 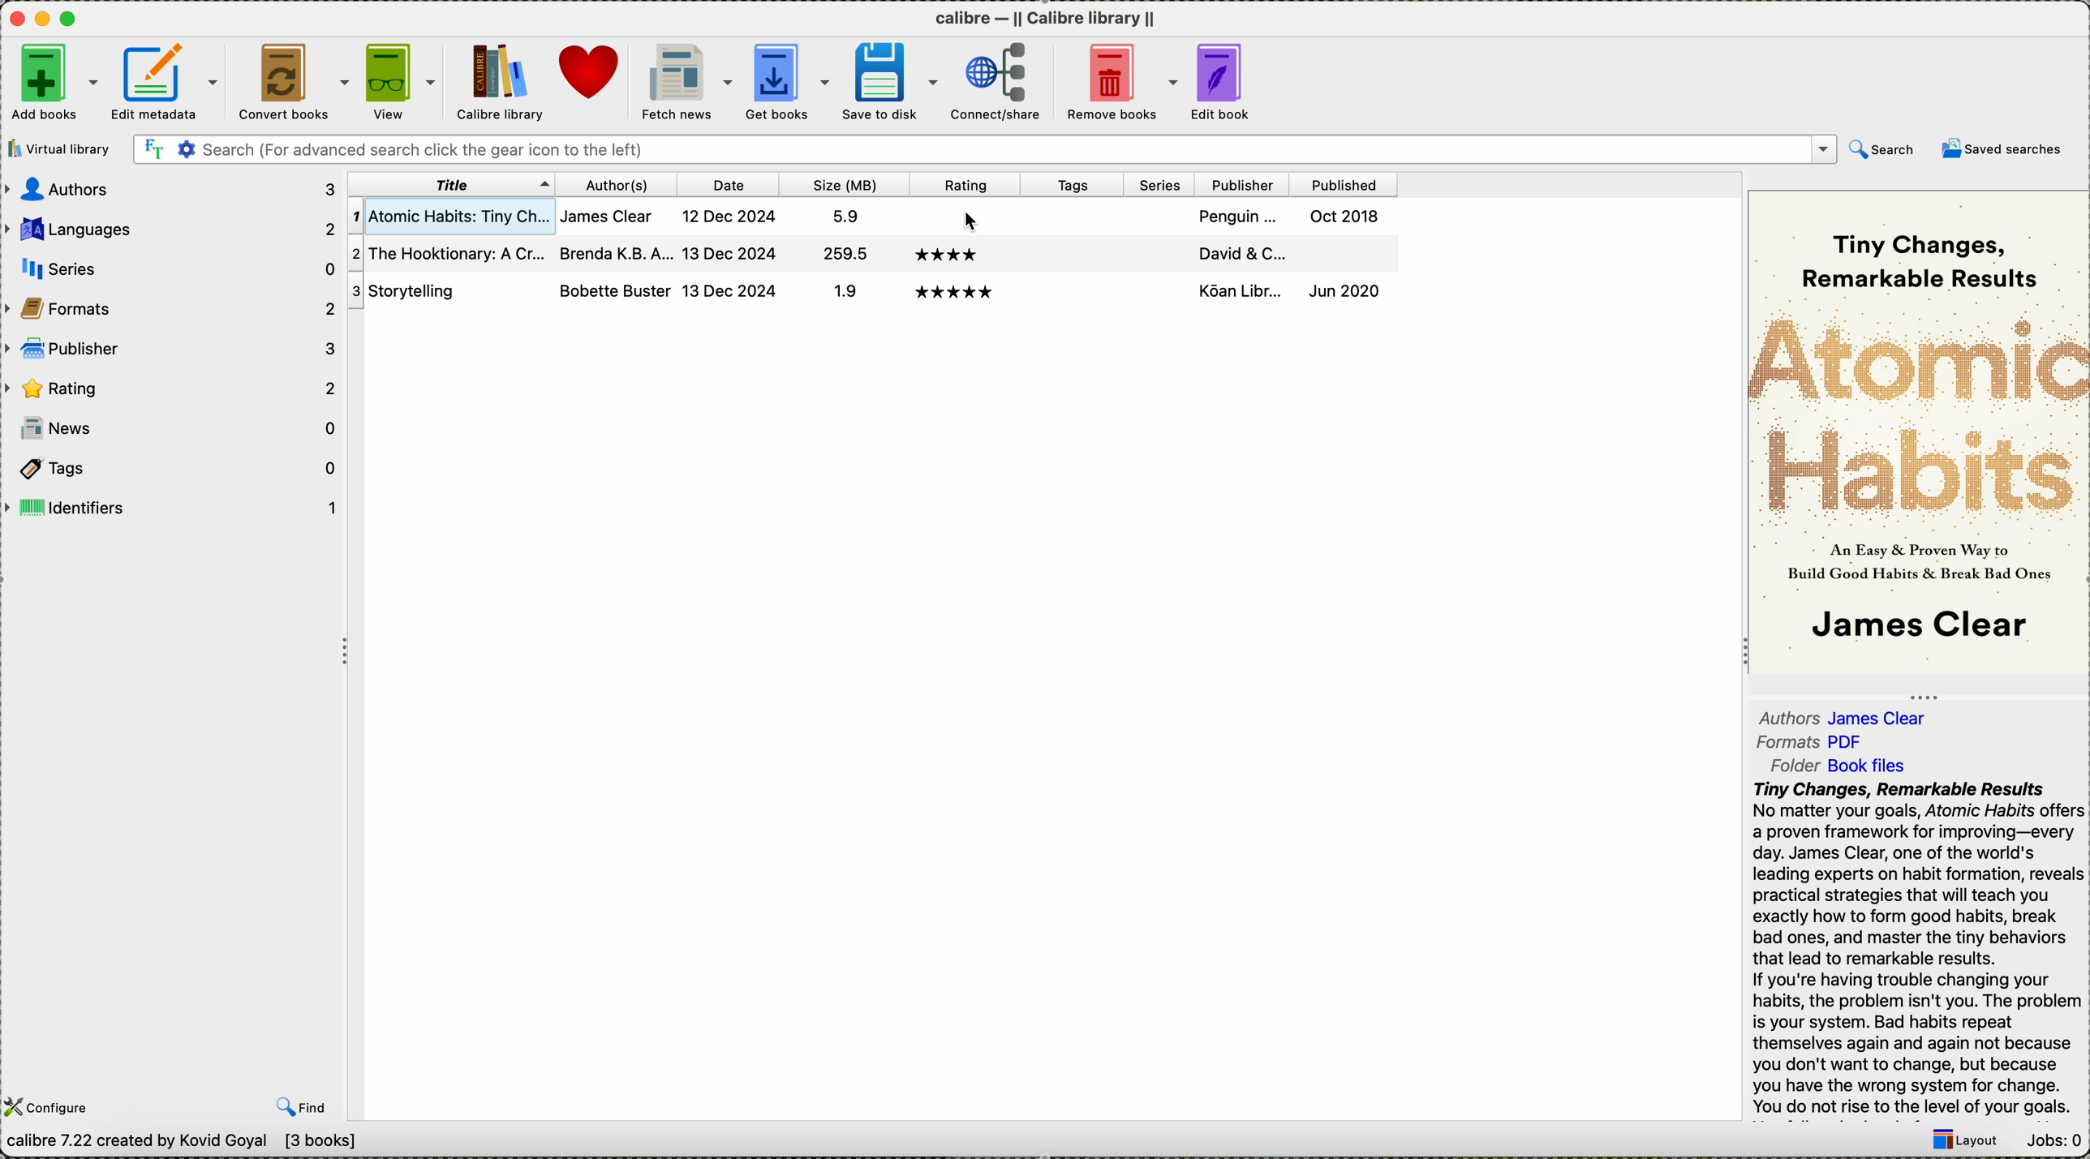 What do you see at coordinates (1920, 693) in the screenshot?
I see `collapse` at bounding box center [1920, 693].